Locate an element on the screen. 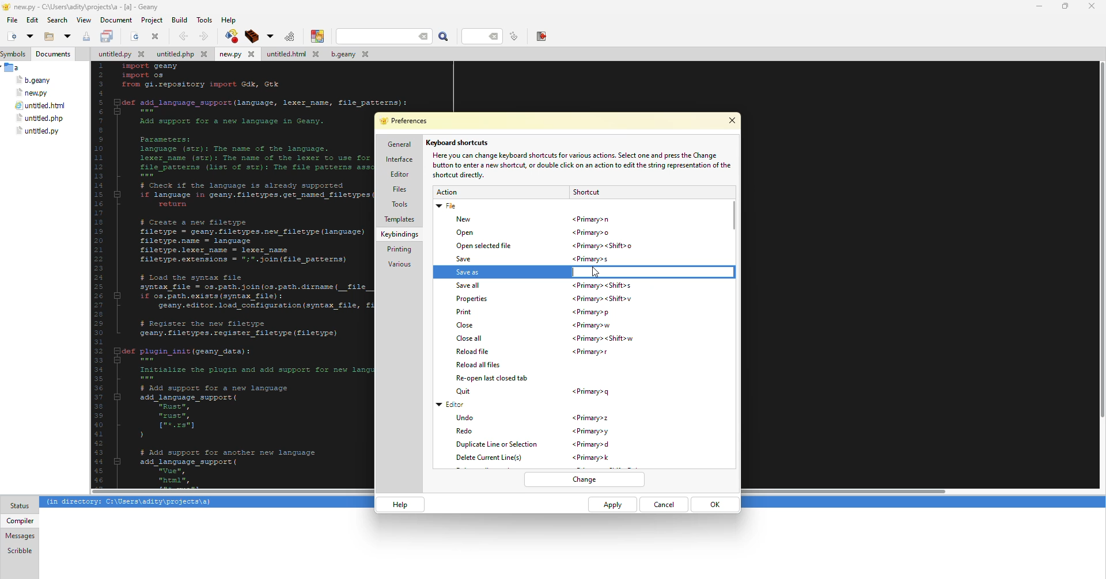 Image resolution: width=1106 pixels, height=579 pixels. shortcut is located at coordinates (603, 247).